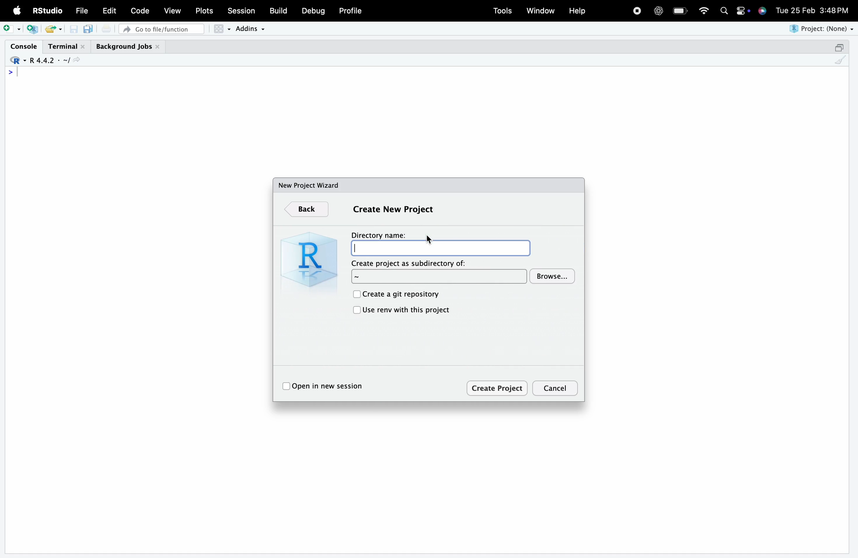 Image resolution: width=858 pixels, height=558 pixels. I want to click on new file, so click(12, 29).